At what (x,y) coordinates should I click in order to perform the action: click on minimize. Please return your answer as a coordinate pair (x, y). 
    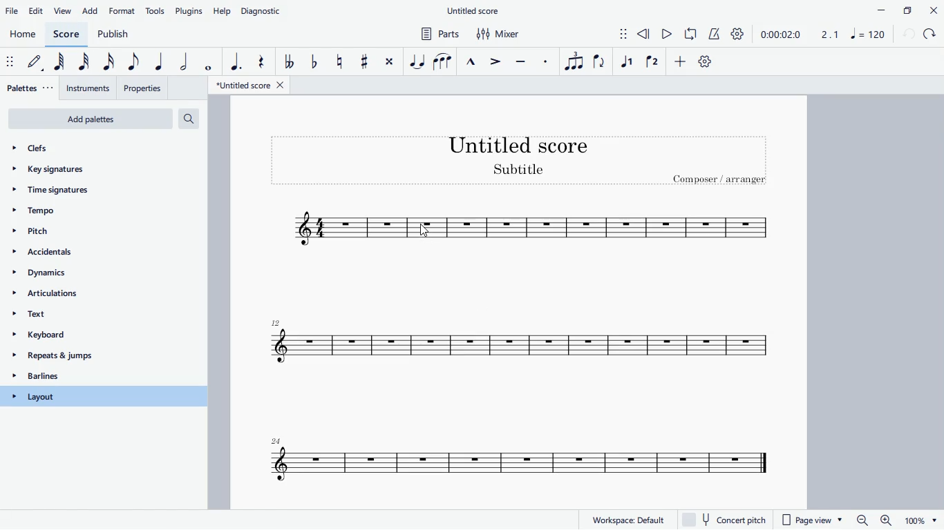
    Looking at the image, I should click on (876, 10).